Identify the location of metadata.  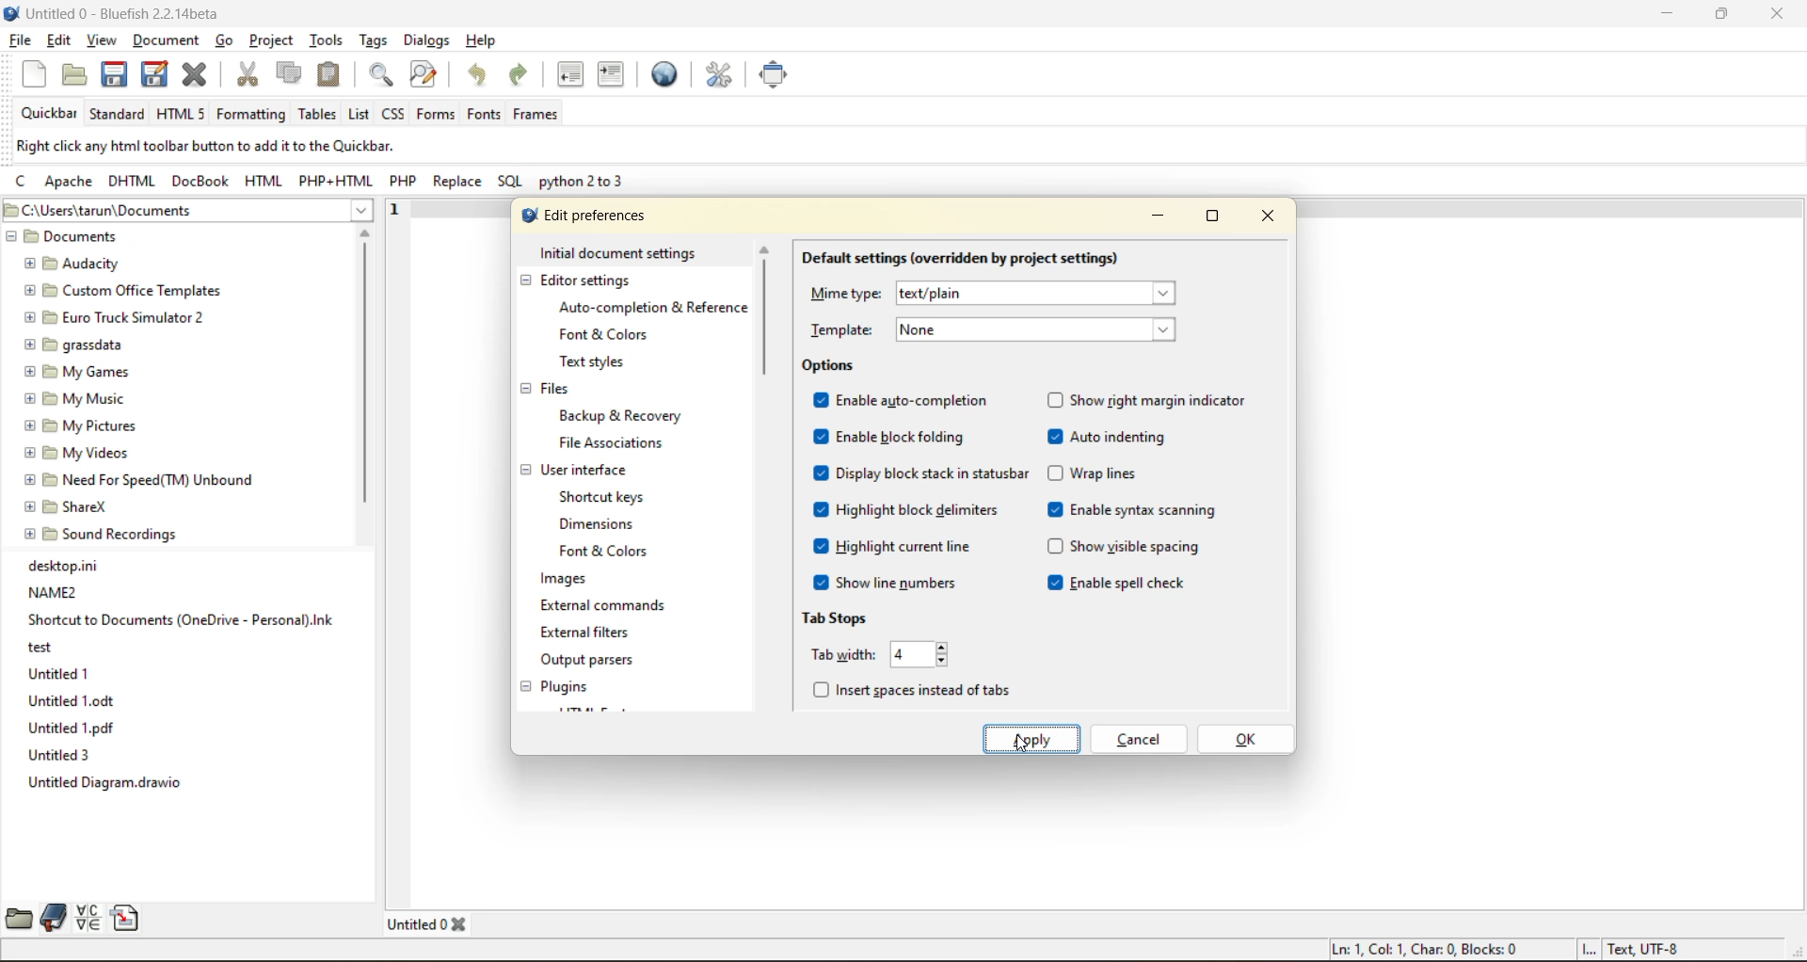
(1503, 950).